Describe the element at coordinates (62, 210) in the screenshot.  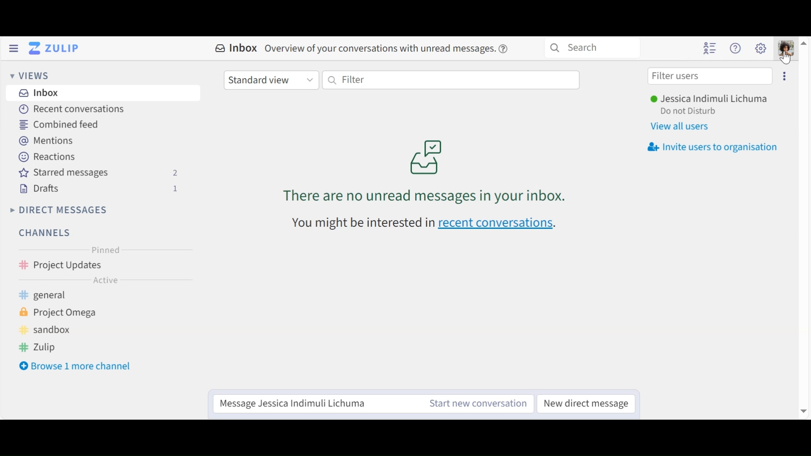
I see `Direct messages` at that location.